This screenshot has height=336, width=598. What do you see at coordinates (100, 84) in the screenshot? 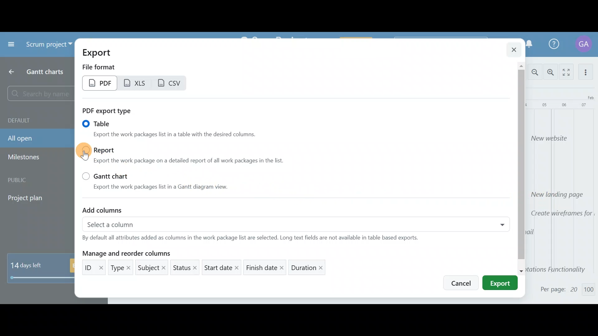
I see `PDF` at bounding box center [100, 84].